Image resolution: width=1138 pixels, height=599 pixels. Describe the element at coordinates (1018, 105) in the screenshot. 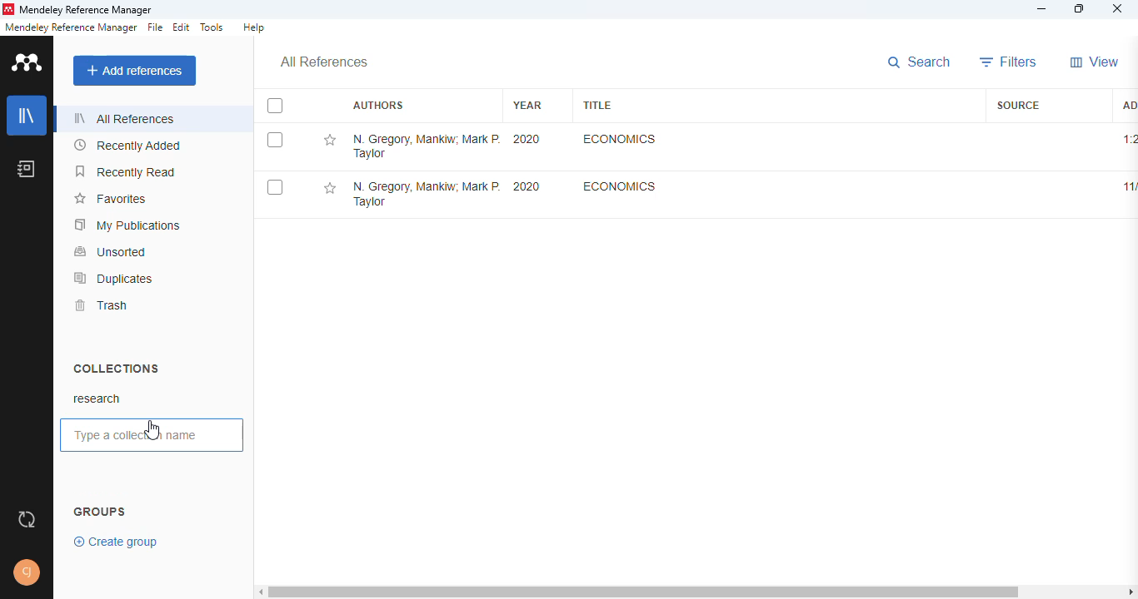

I see `source` at that location.